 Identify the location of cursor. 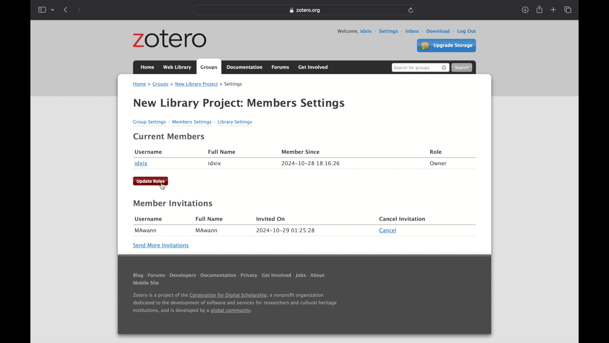
(163, 186).